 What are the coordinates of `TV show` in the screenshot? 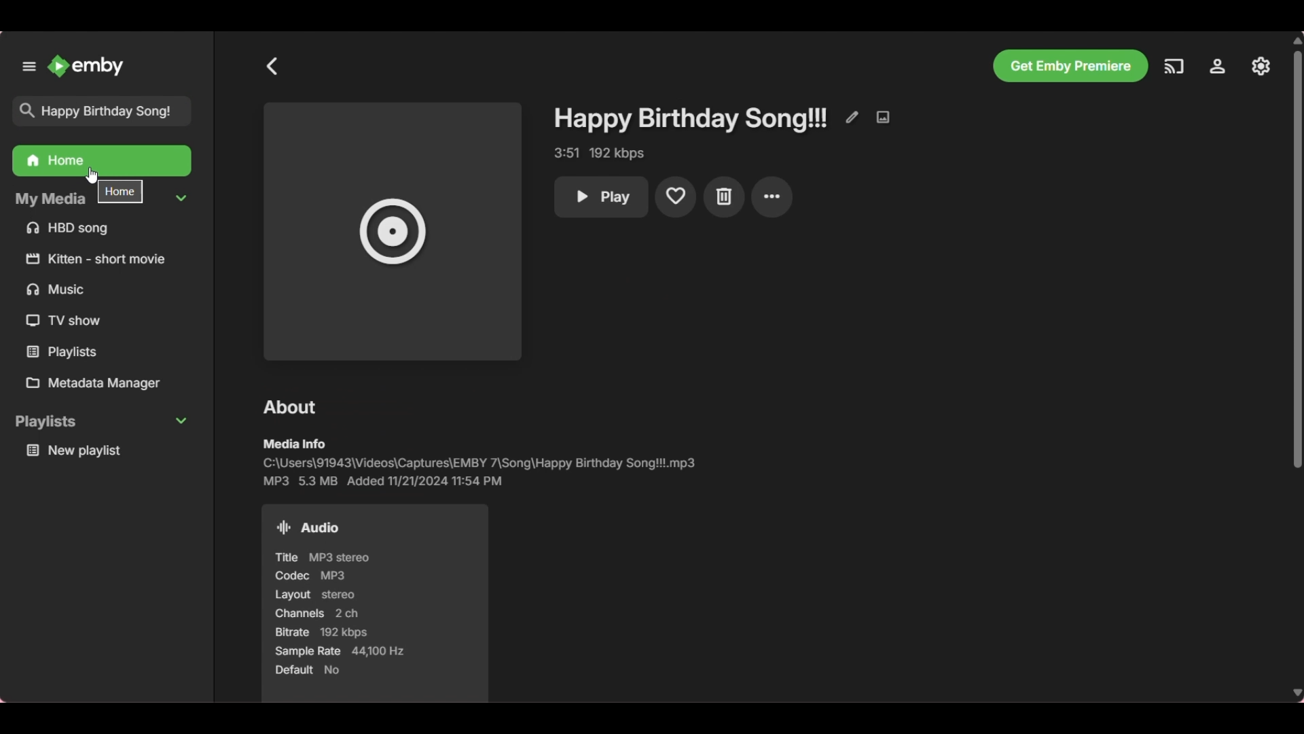 It's located at (65, 321).